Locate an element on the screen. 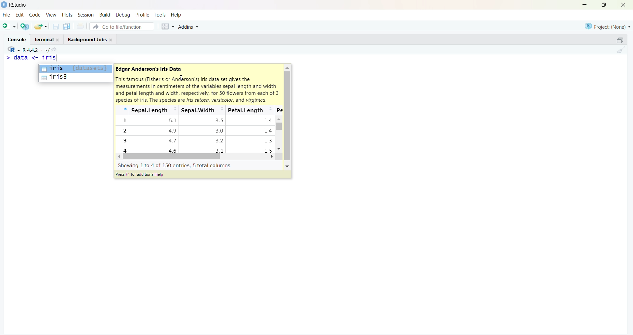 This screenshot has height=335, width=633. Text cursor is located at coordinates (181, 78).